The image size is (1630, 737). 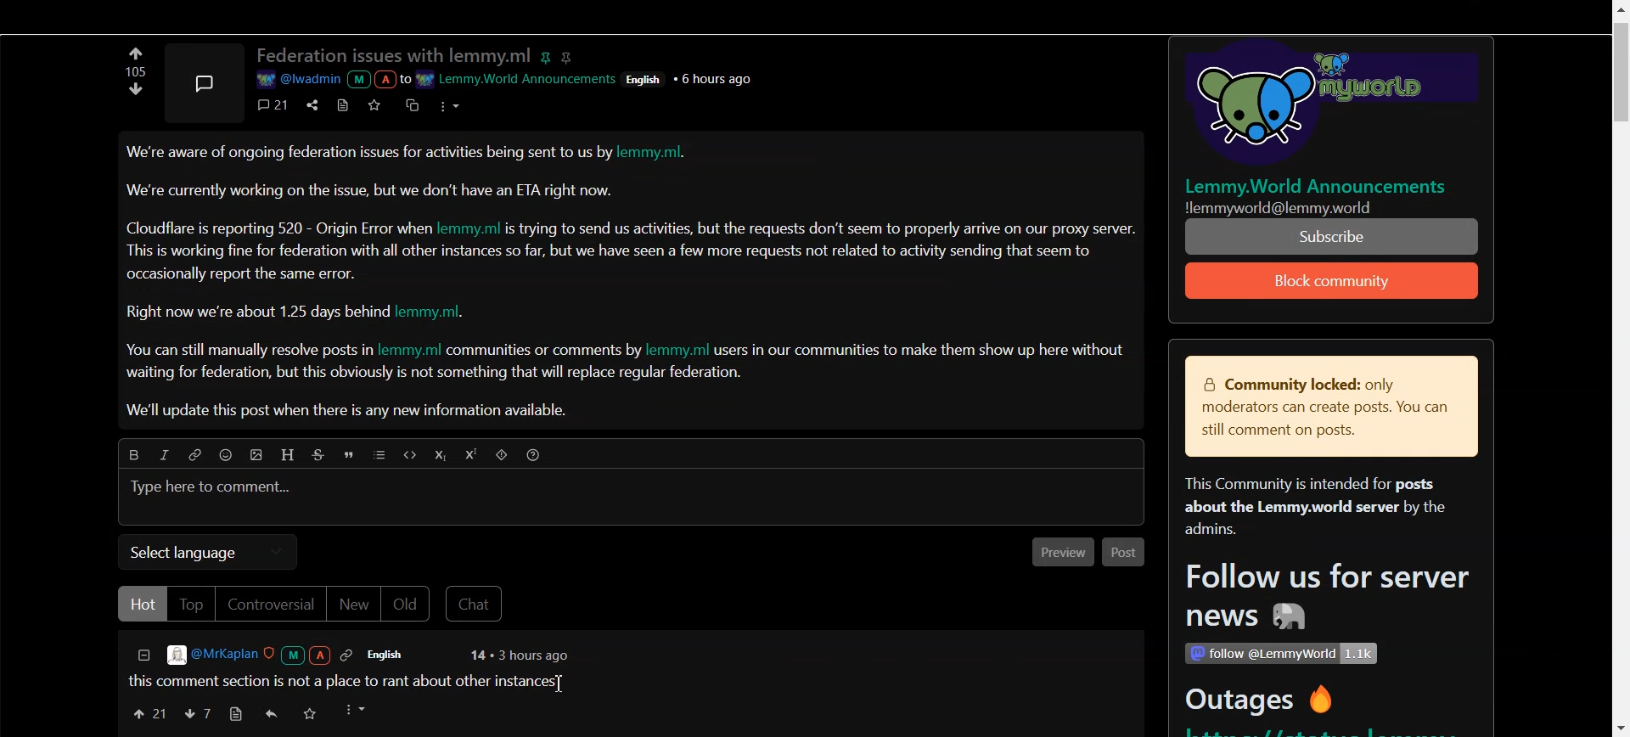 What do you see at coordinates (394, 56) in the screenshot?
I see `Federation issues with lemmy.ml` at bounding box center [394, 56].